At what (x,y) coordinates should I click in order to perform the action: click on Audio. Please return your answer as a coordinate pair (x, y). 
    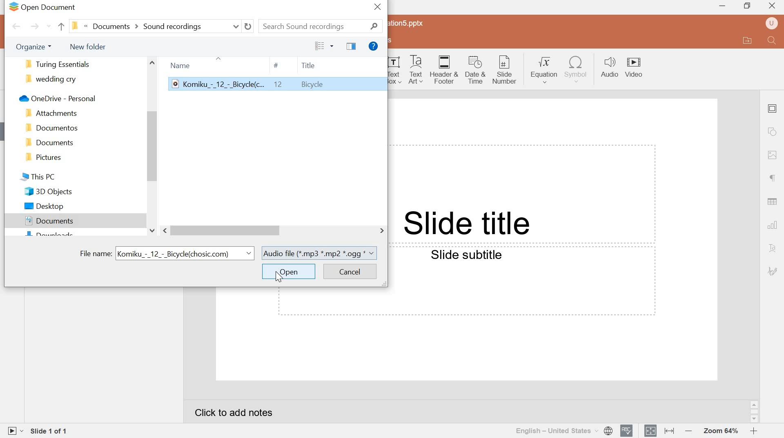
    Looking at the image, I should click on (608, 67).